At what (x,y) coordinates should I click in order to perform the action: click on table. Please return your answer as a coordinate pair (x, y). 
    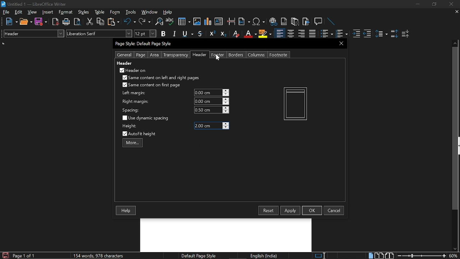
    Looking at the image, I should click on (100, 12).